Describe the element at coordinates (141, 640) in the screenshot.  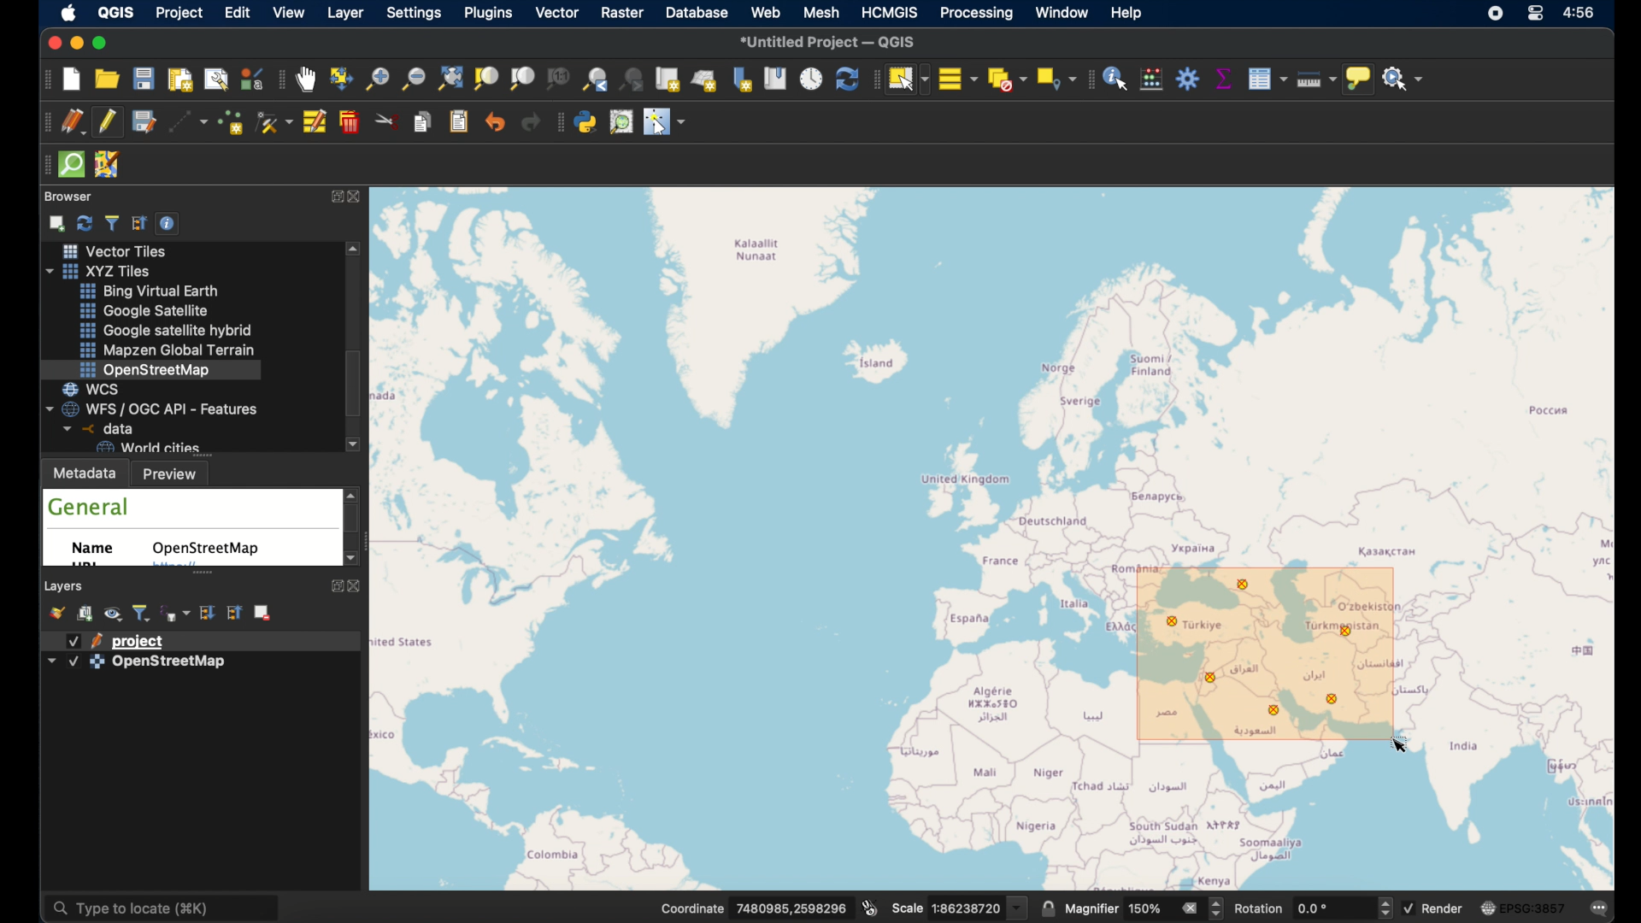
I see `project layer` at that location.